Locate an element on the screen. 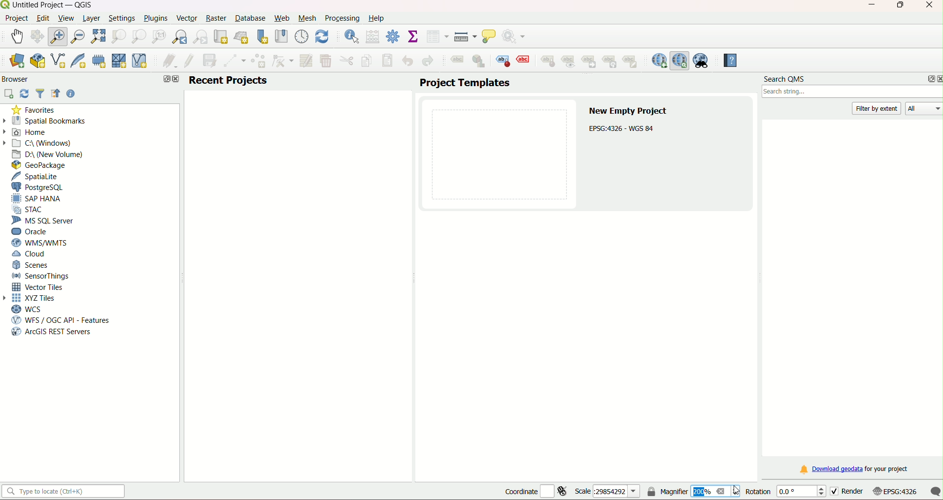 The image size is (943, 500). open attribute table is located at coordinates (437, 37).